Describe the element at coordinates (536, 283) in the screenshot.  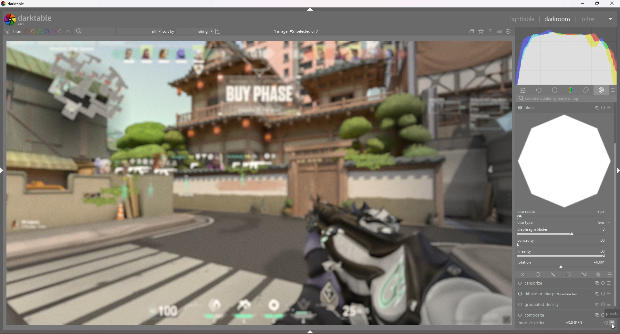
I see `censorize` at that location.